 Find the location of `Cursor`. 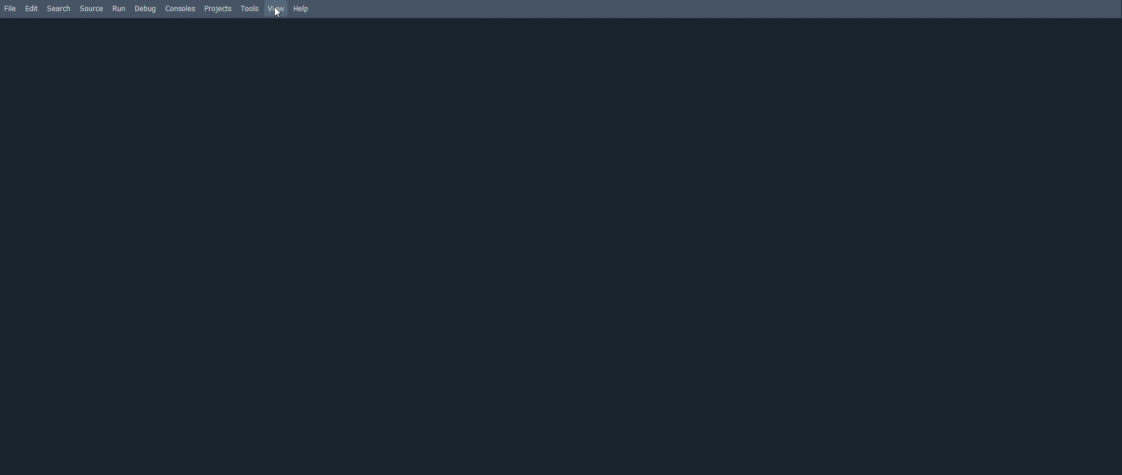

Cursor is located at coordinates (278, 12).